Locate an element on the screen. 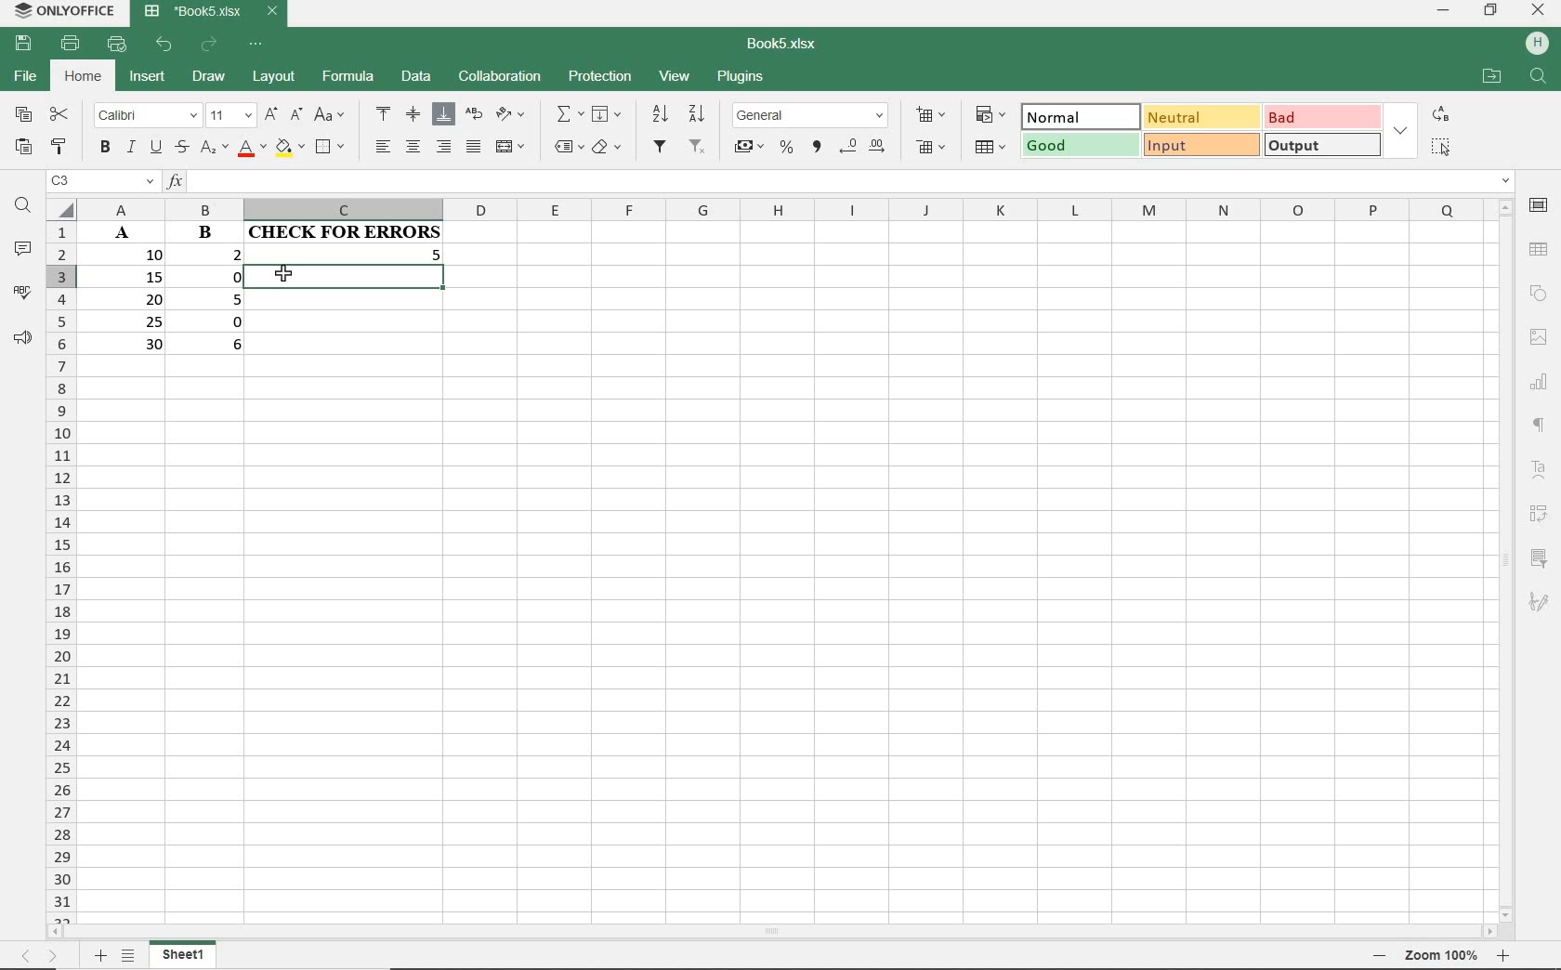  MOVE SHEETS is located at coordinates (42, 957).